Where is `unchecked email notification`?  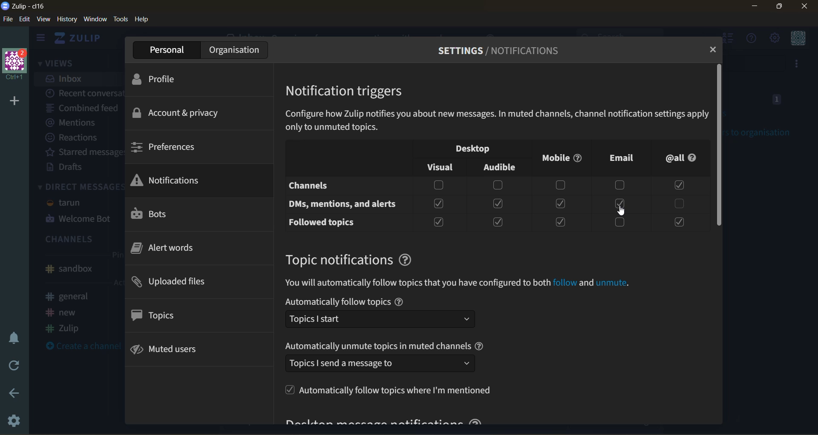 unchecked email notification is located at coordinates (619, 203).